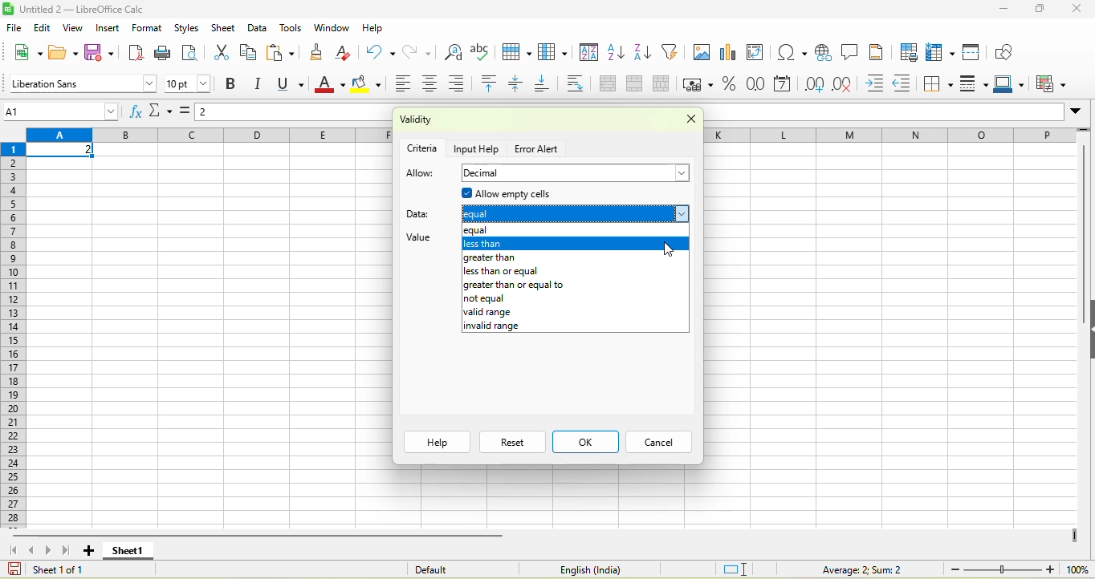 The image size is (1095, 579). What do you see at coordinates (906, 85) in the screenshot?
I see `decrease indent` at bounding box center [906, 85].